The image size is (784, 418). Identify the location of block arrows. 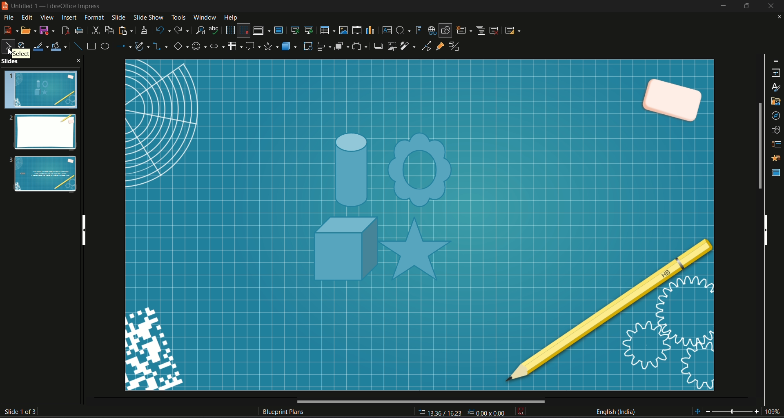
(216, 47).